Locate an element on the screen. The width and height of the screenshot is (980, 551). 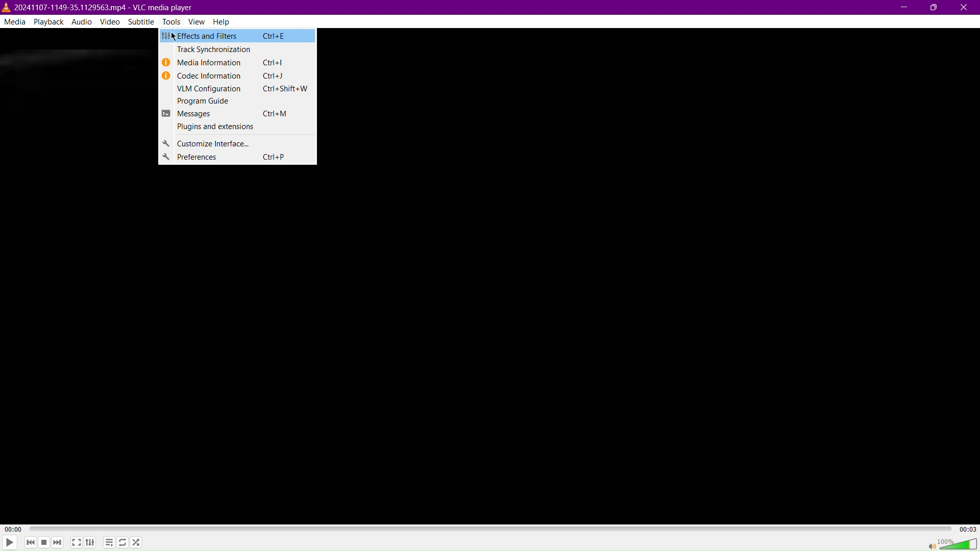
Play is located at coordinates (10, 542).